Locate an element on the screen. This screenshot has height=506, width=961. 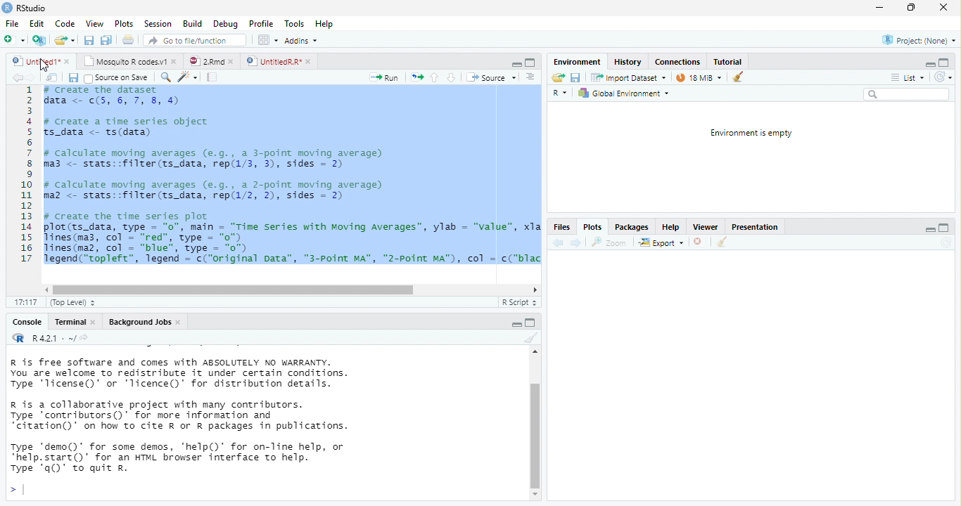
close is located at coordinates (943, 8).